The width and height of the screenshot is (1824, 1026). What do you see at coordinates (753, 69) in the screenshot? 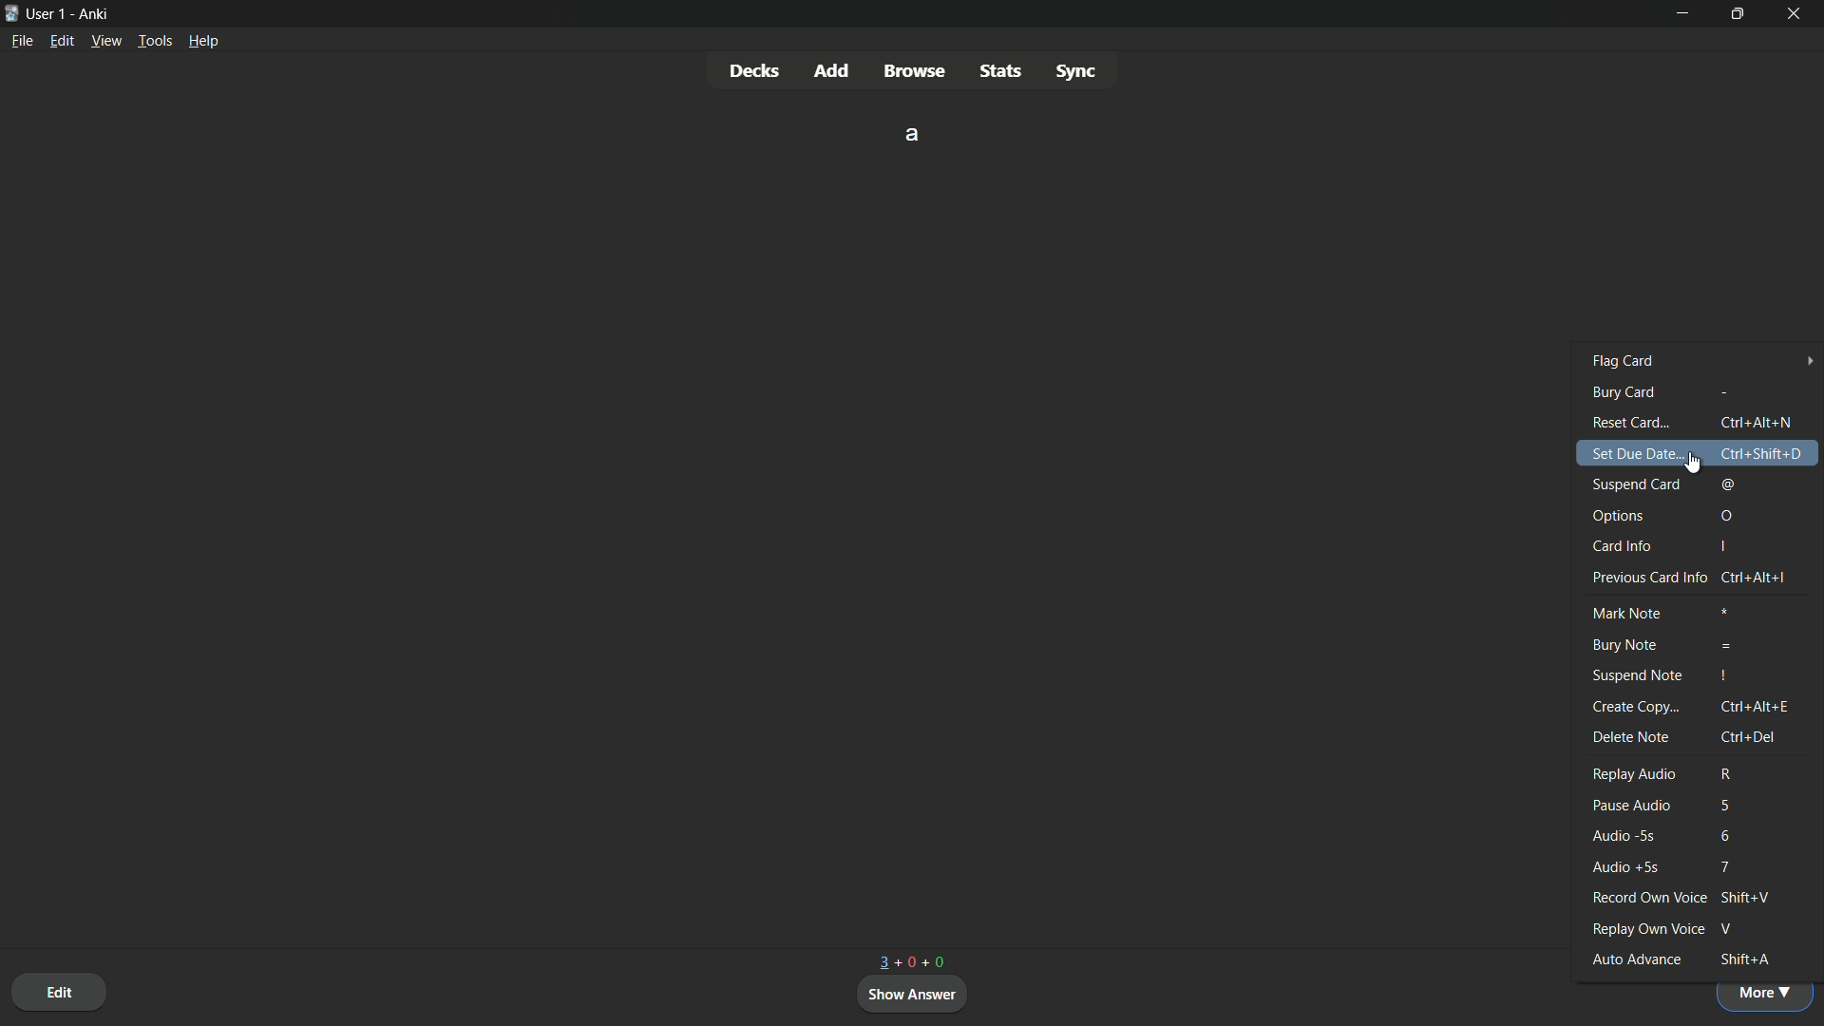
I see `decks` at bounding box center [753, 69].